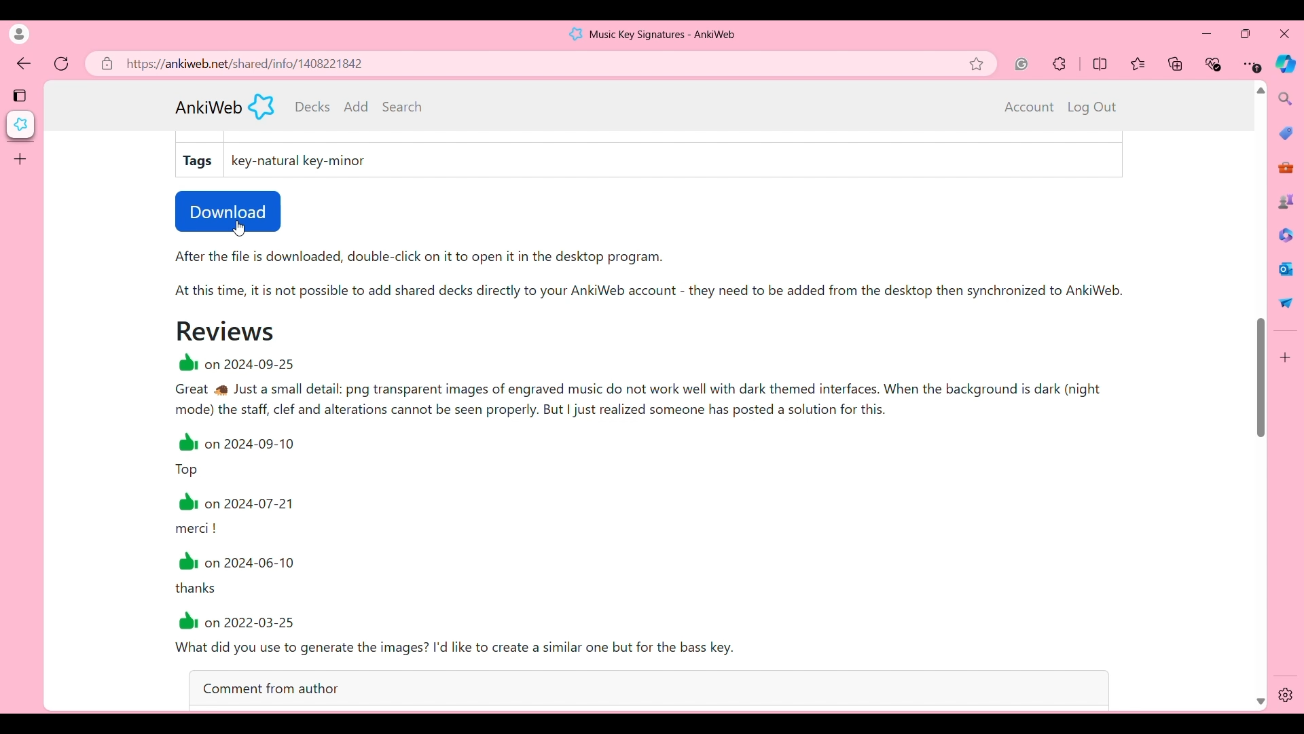  Describe the element at coordinates (228, 211) in the screenshot. I see `Download` at that location.